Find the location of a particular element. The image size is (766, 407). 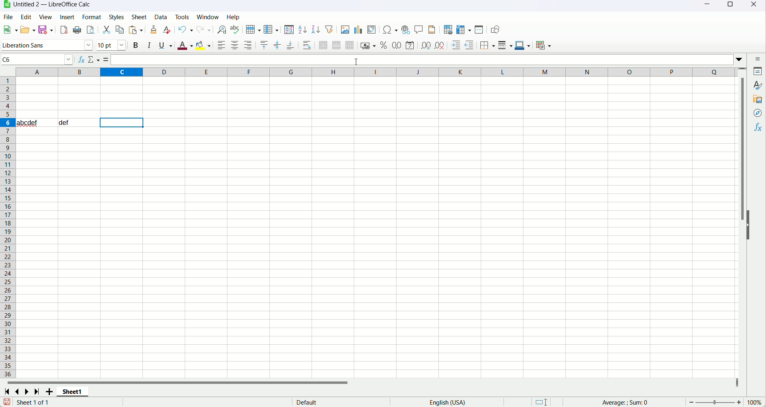

spelling is located at coordinates (235, 29).